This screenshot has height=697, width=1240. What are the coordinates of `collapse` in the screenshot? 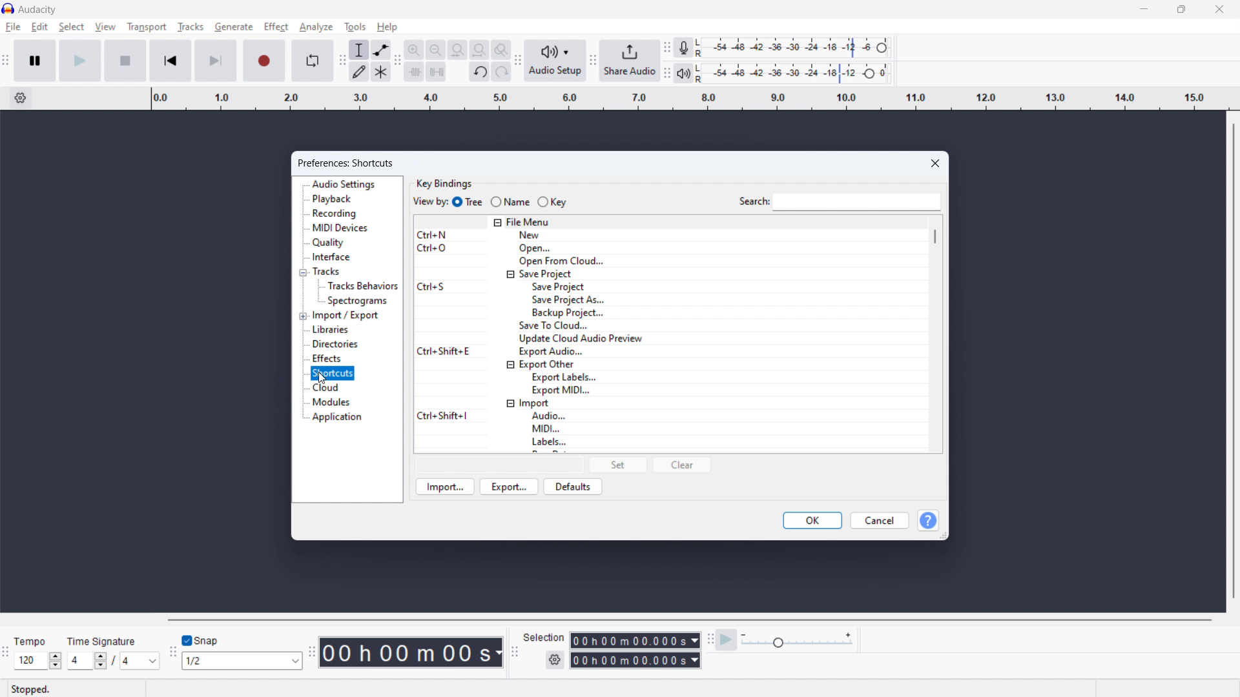 It's located at (510, 364).